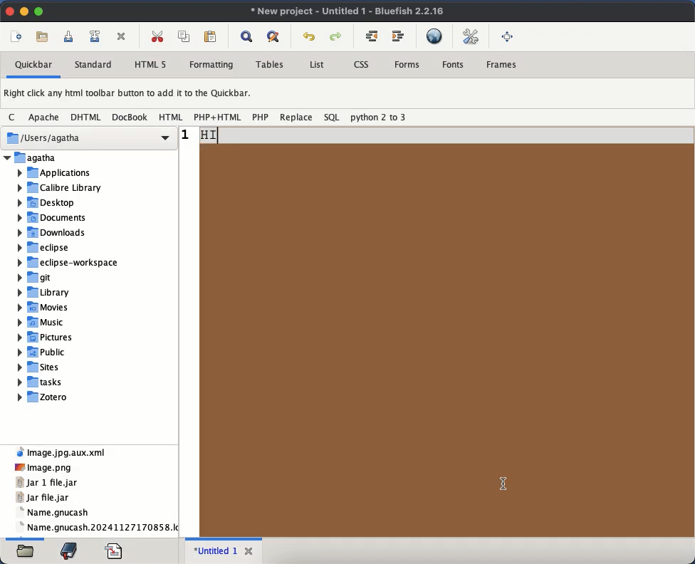 This screenshot has width=695, height=564. What do you see at coordinates (61, 188) in the screenshot?
I see `Calibre Library` at bounding box center [61, 188].